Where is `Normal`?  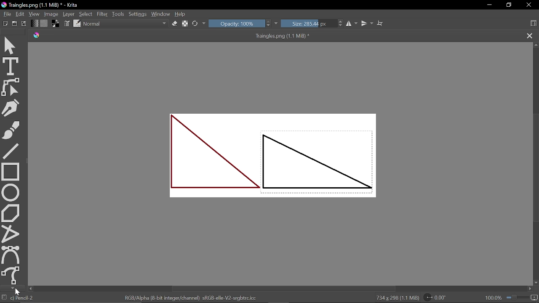
Normal is located at coordinates (126, 24).